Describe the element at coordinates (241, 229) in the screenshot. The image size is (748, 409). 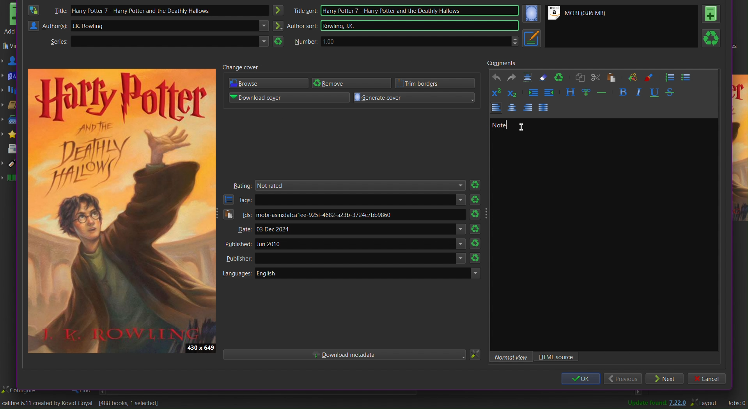
I see `Date` at that location.